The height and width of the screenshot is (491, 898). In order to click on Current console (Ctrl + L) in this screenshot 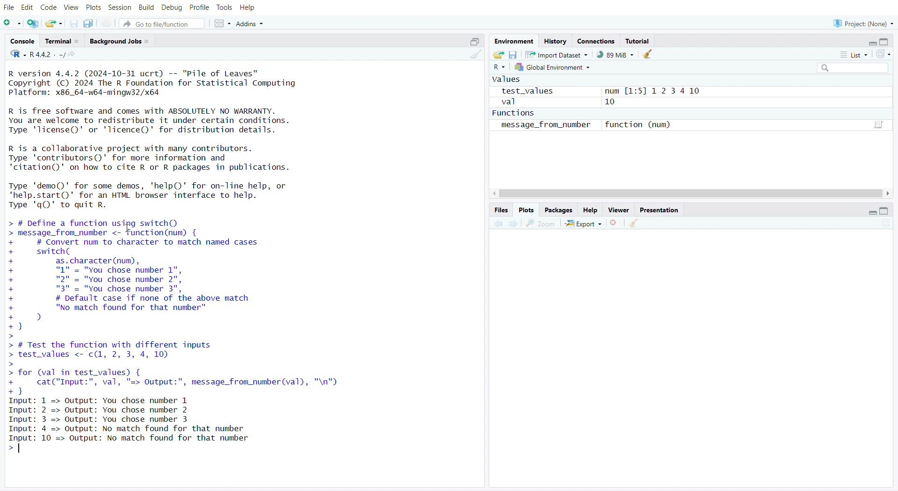, I will do `click(650, 56)`.